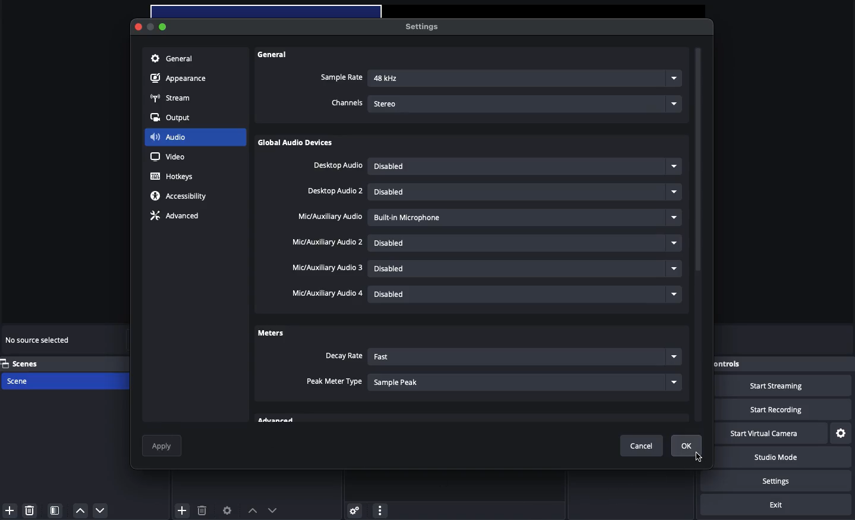  Describe the element at coordinates (526, 79) in the screenshot. I see `48` at that location.